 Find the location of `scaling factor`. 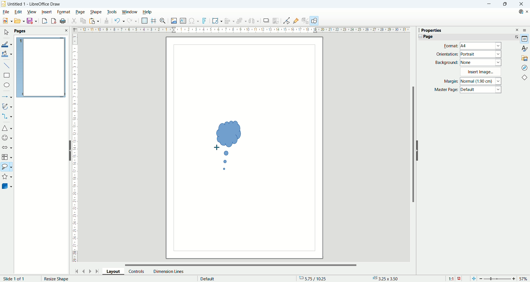

scaling factor is located at coordinates (454, 278).